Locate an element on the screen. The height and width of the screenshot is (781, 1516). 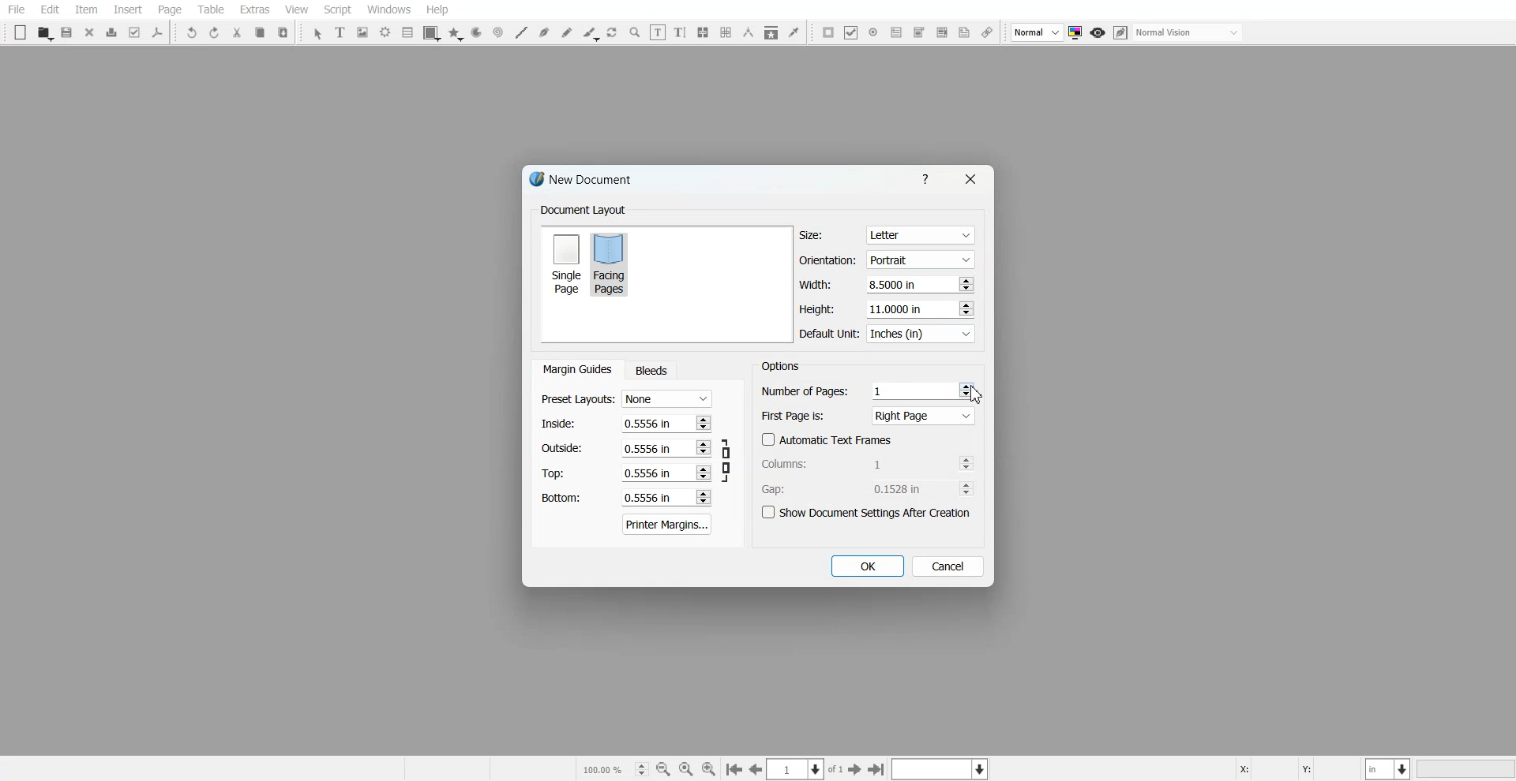
Text is located at coordinates (583, 211).